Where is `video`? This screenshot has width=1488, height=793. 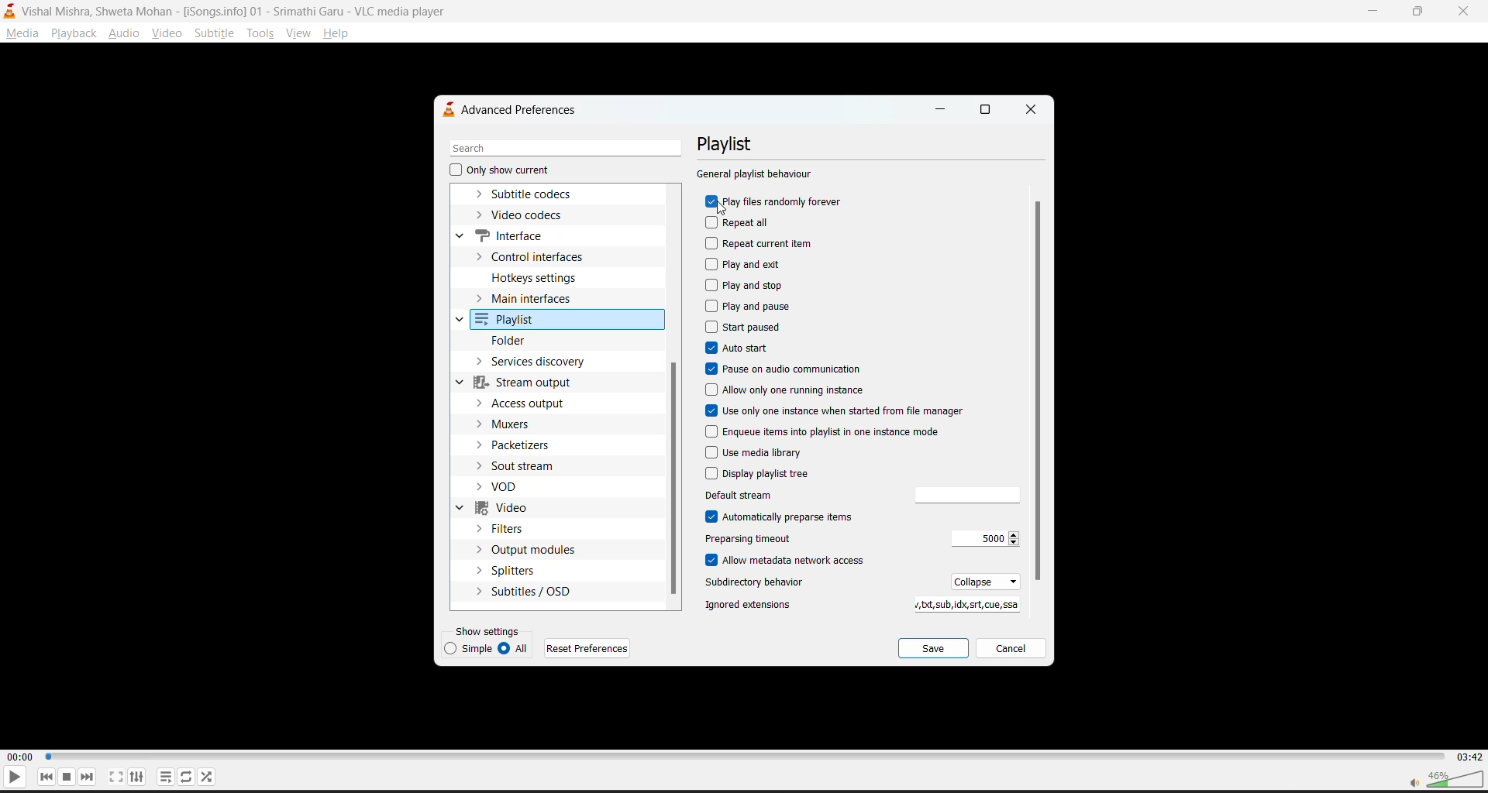
video is located at coordinates (505, 507).